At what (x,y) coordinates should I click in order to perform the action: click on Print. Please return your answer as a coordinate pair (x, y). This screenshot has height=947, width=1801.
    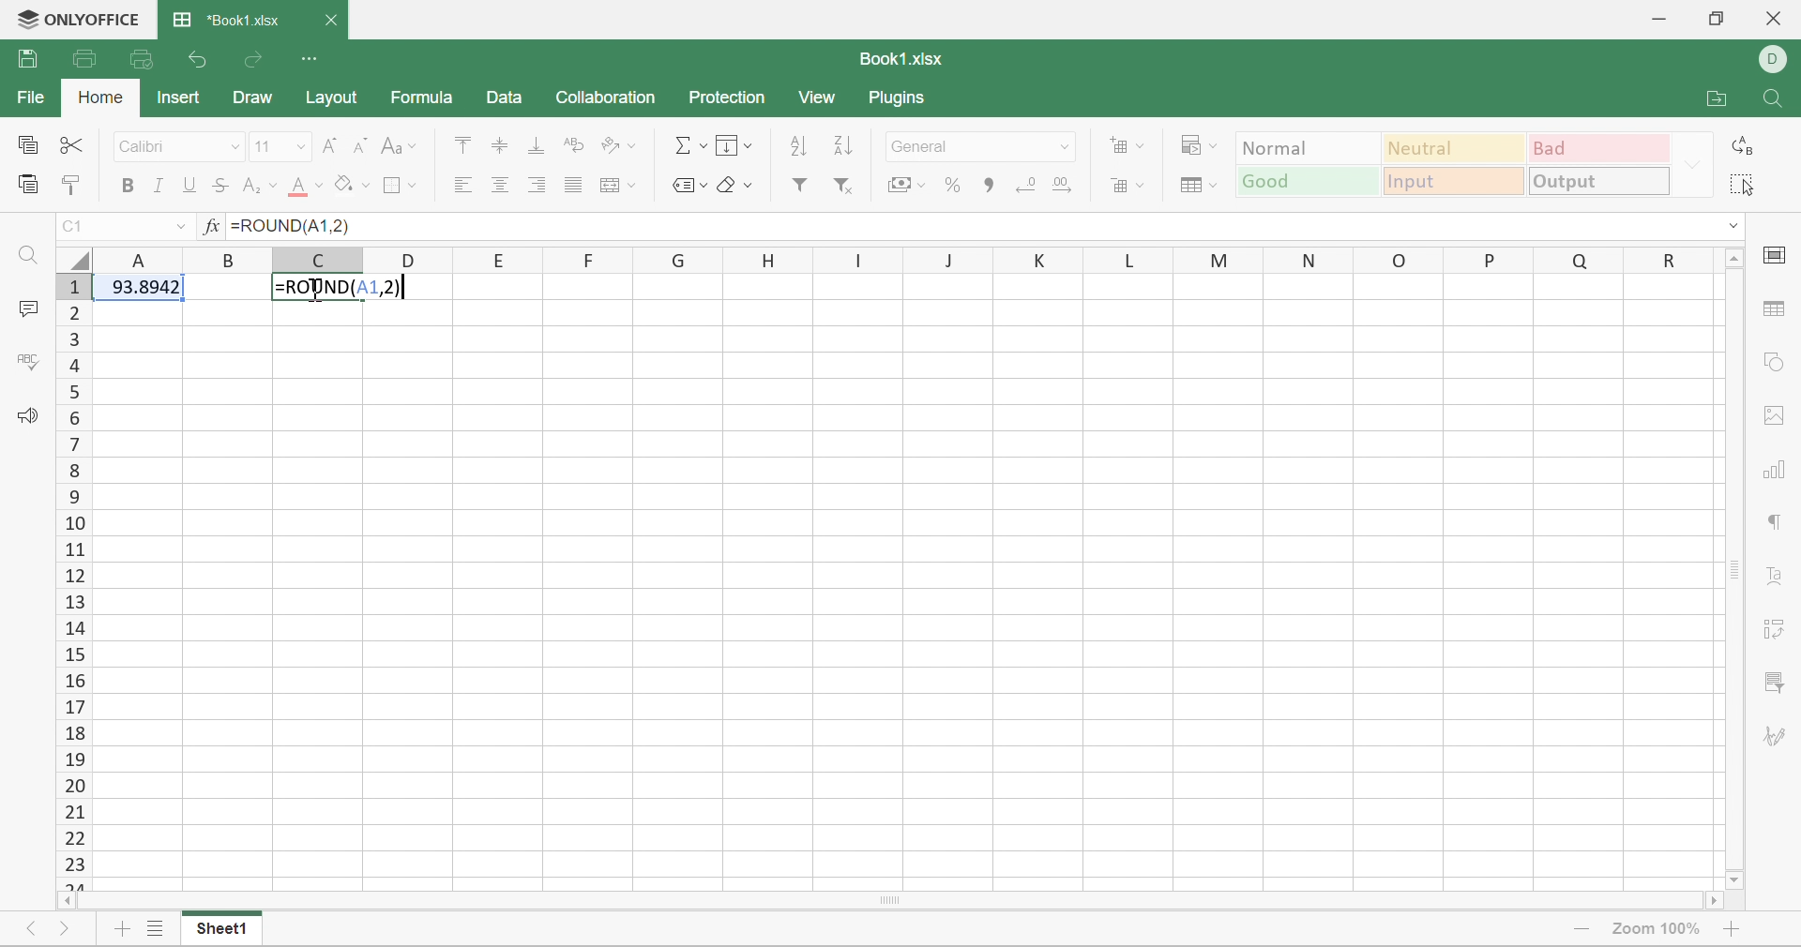
    Looking at the image, I should click on (84, 57).